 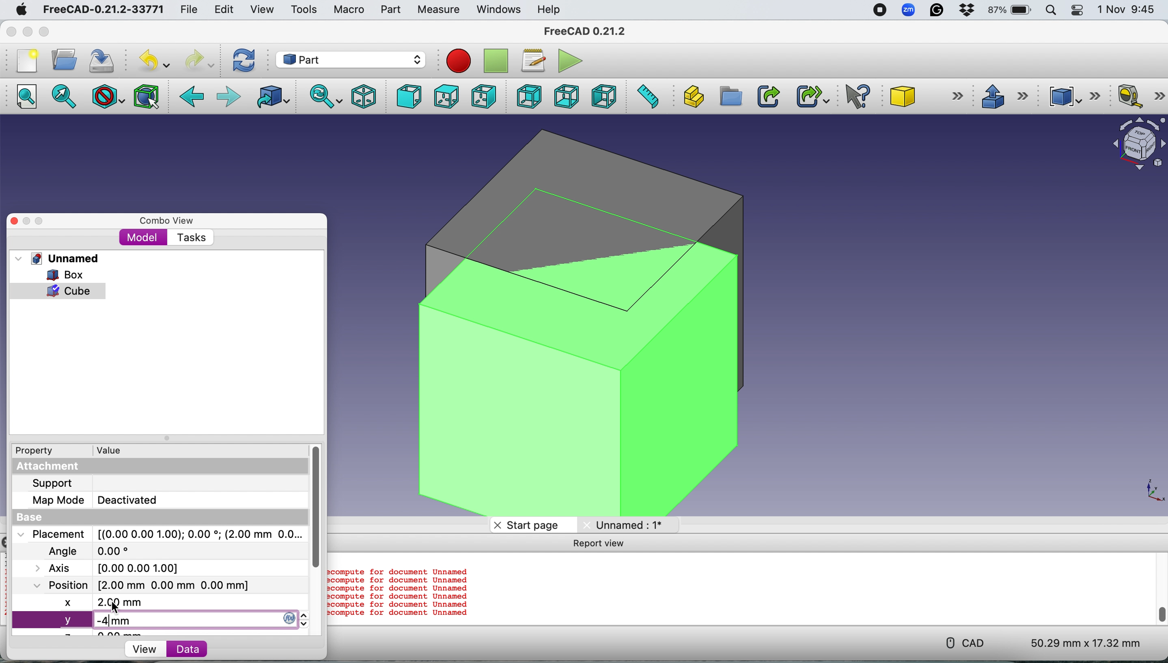 What do you see at coordinates (364, 95) in the screenshot?
I see `Isometric` at bounding box center [364, 95].